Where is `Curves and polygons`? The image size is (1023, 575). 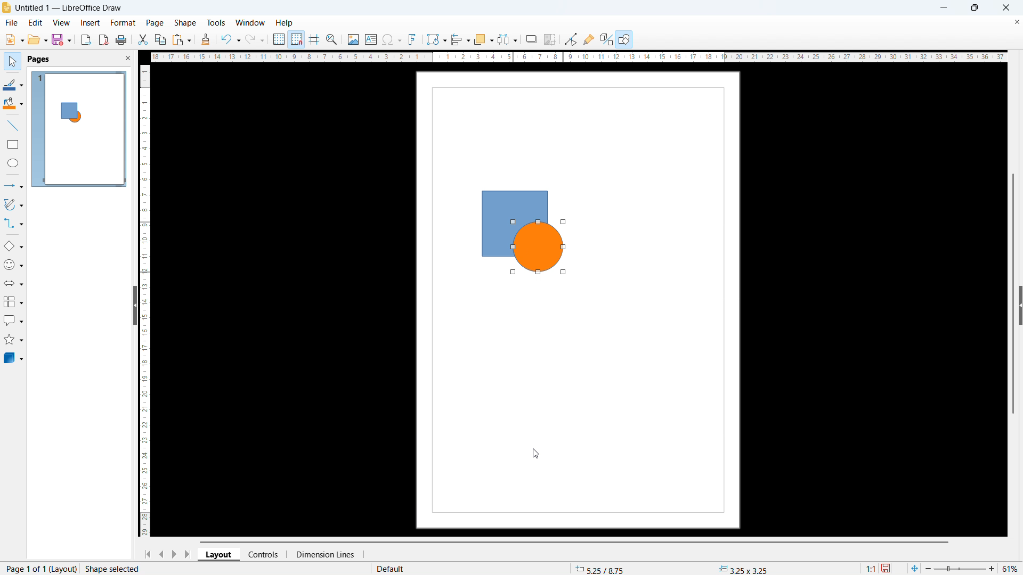 Curves and polygons is located at coordinates (13, 204).